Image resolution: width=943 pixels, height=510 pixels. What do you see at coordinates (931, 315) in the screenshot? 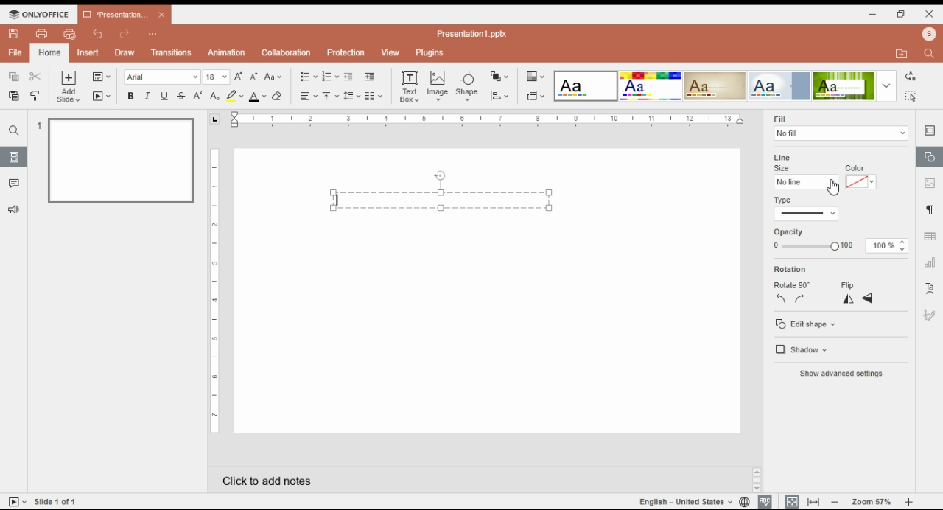
I see `signature settings` at bounding box center [931, 315].